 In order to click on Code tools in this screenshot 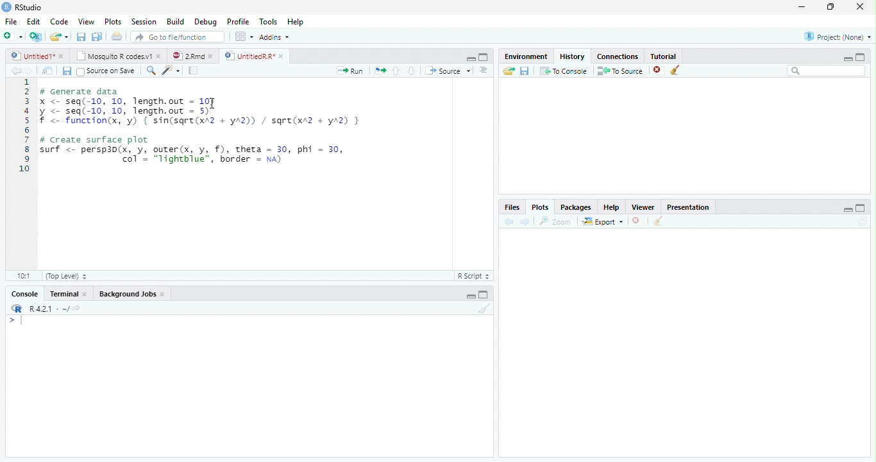, I will do `click(171, 70)`.